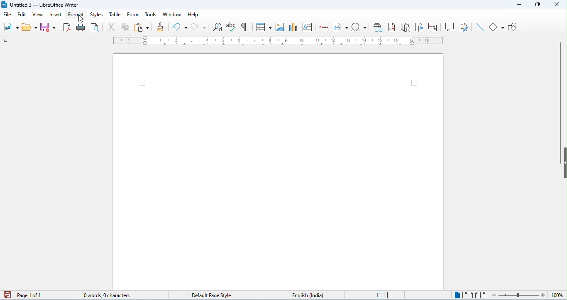  Describe the element at coordinates (281, 27) in the screenshot. I see `insert image` at that location.